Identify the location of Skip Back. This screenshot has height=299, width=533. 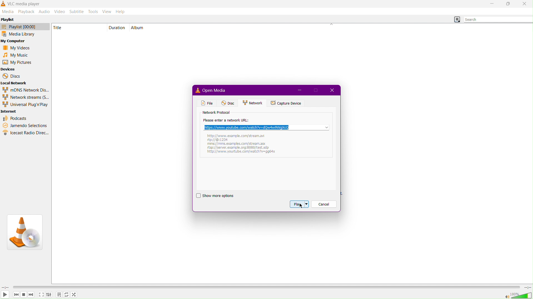
(16, 295).